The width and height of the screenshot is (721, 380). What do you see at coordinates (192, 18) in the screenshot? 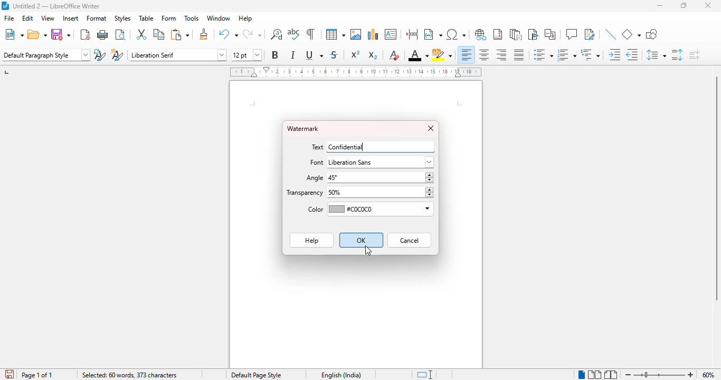
I see `tools` at bounding box center [192, 18].